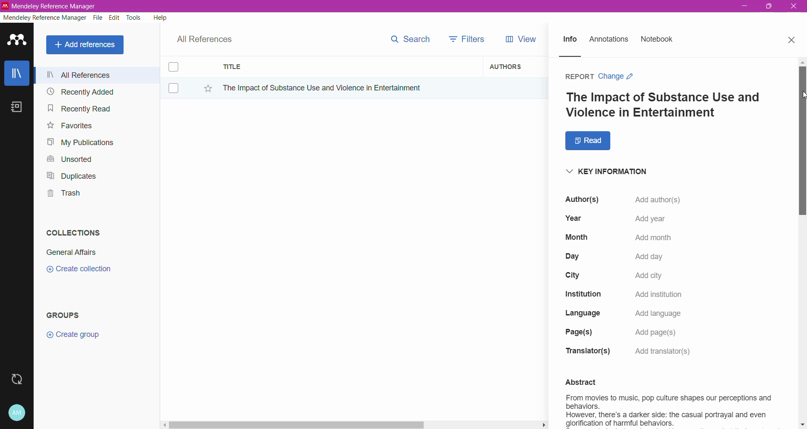 This screenshot has width=807, height=429. I want to click on annotations, so click(610, 40).